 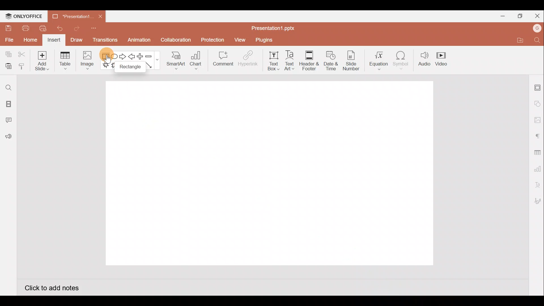 What do you see at coordinates (7, 67) in the screenshot?
I see `Paste` at bounding box center [7, 67].